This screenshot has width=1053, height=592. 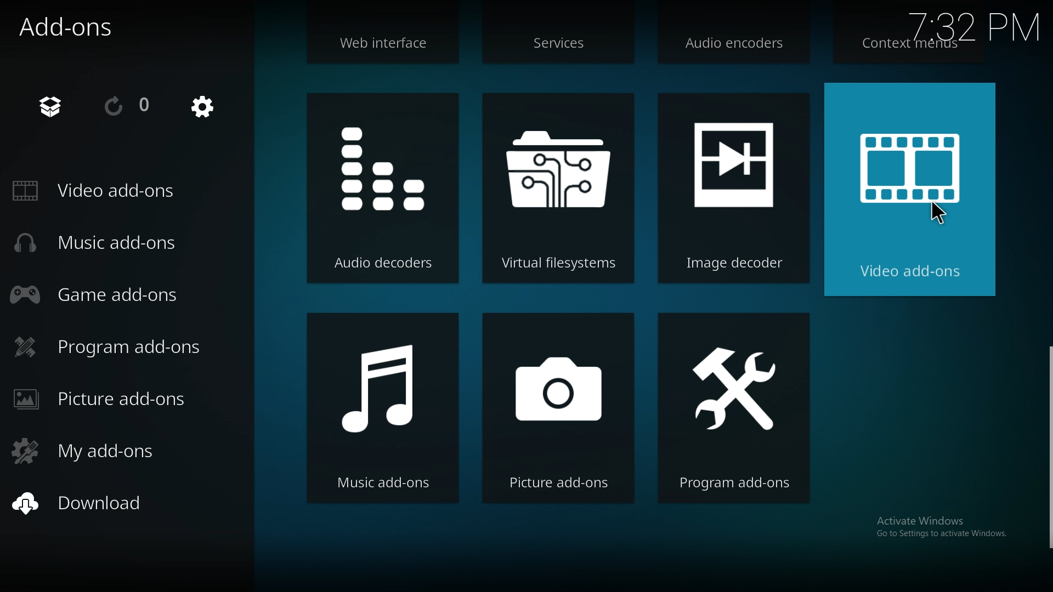 I want to click on scroll bar, so click(x=1048, y=448).